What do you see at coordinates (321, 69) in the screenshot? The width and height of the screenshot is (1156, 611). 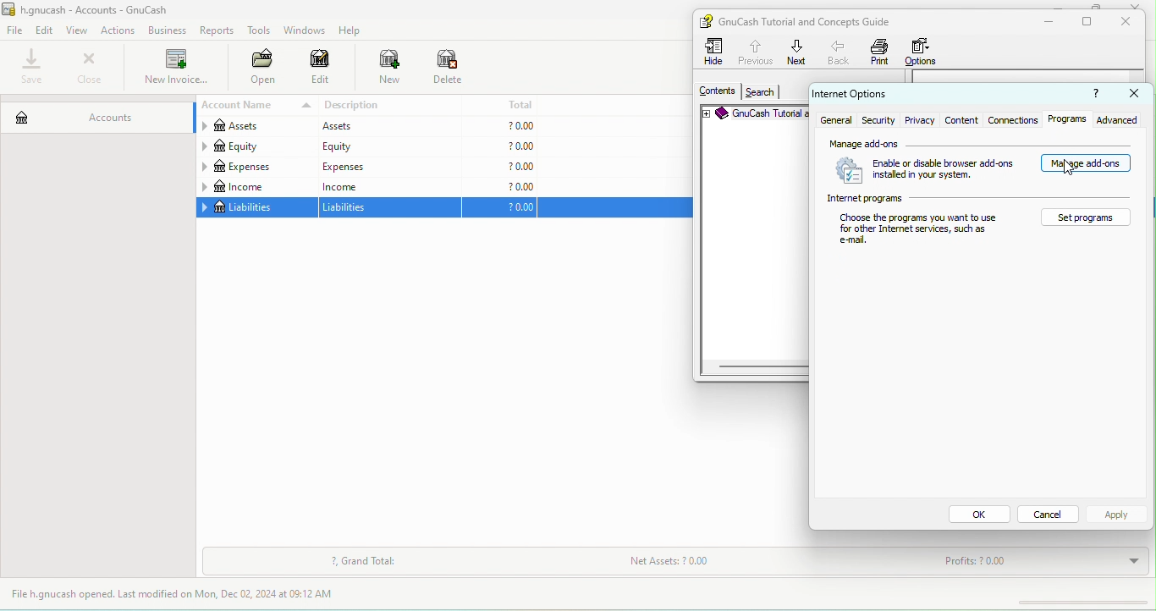 I see `edit` at bounding box center [321, 69].